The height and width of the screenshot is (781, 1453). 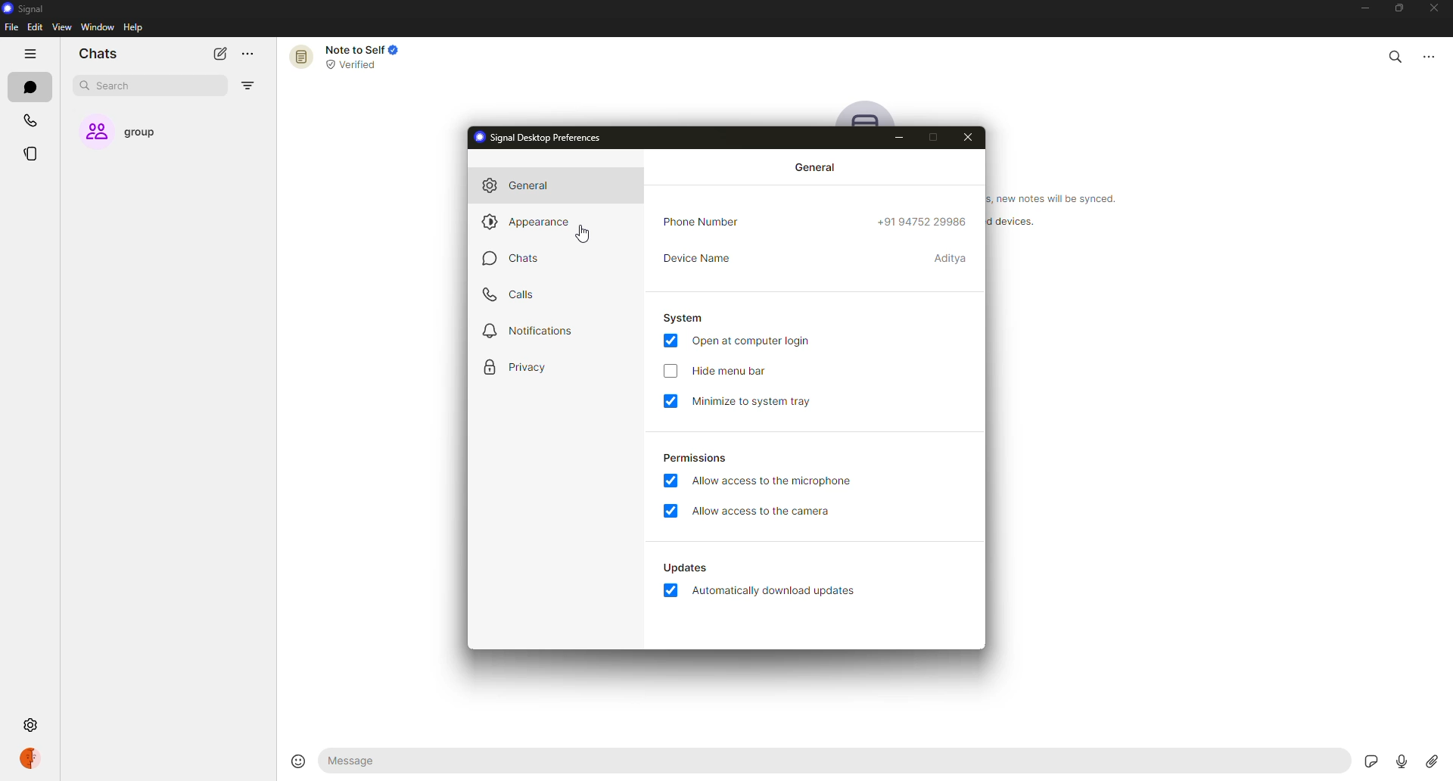 I want to click on general, so click(x=816, y=166).